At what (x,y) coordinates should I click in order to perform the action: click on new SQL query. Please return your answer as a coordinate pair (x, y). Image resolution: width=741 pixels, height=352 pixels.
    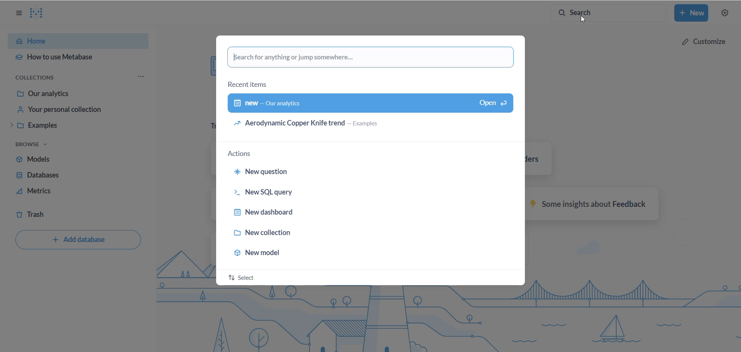
    Looking at the image, I should click on (359, 193).